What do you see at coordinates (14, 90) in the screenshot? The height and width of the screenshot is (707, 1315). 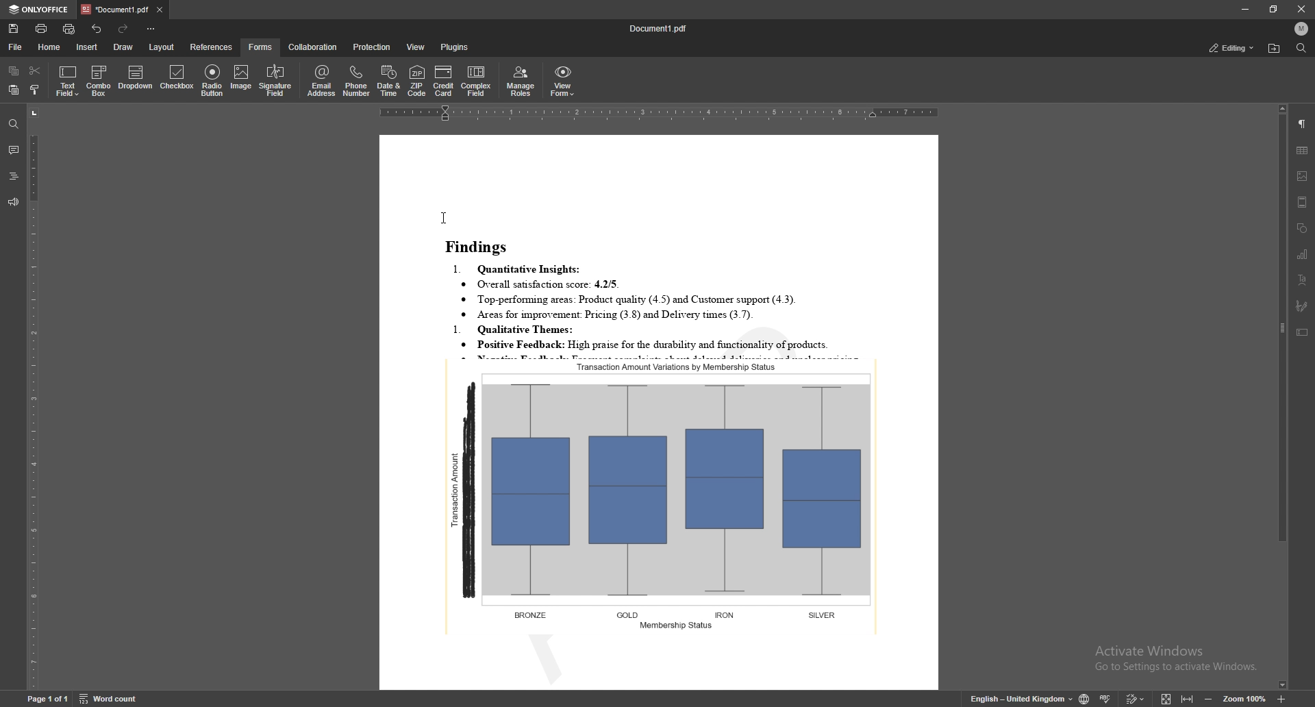 I see `paste` at bounding box center [14, 90].